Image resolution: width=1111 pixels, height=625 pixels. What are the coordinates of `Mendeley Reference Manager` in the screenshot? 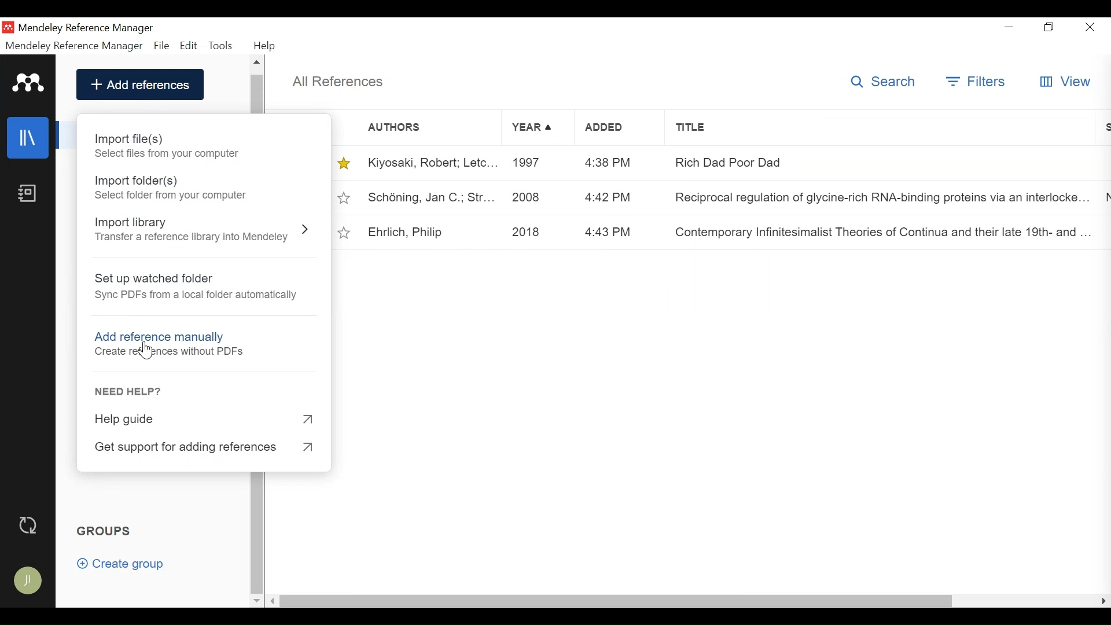 It's located at (75, 46).